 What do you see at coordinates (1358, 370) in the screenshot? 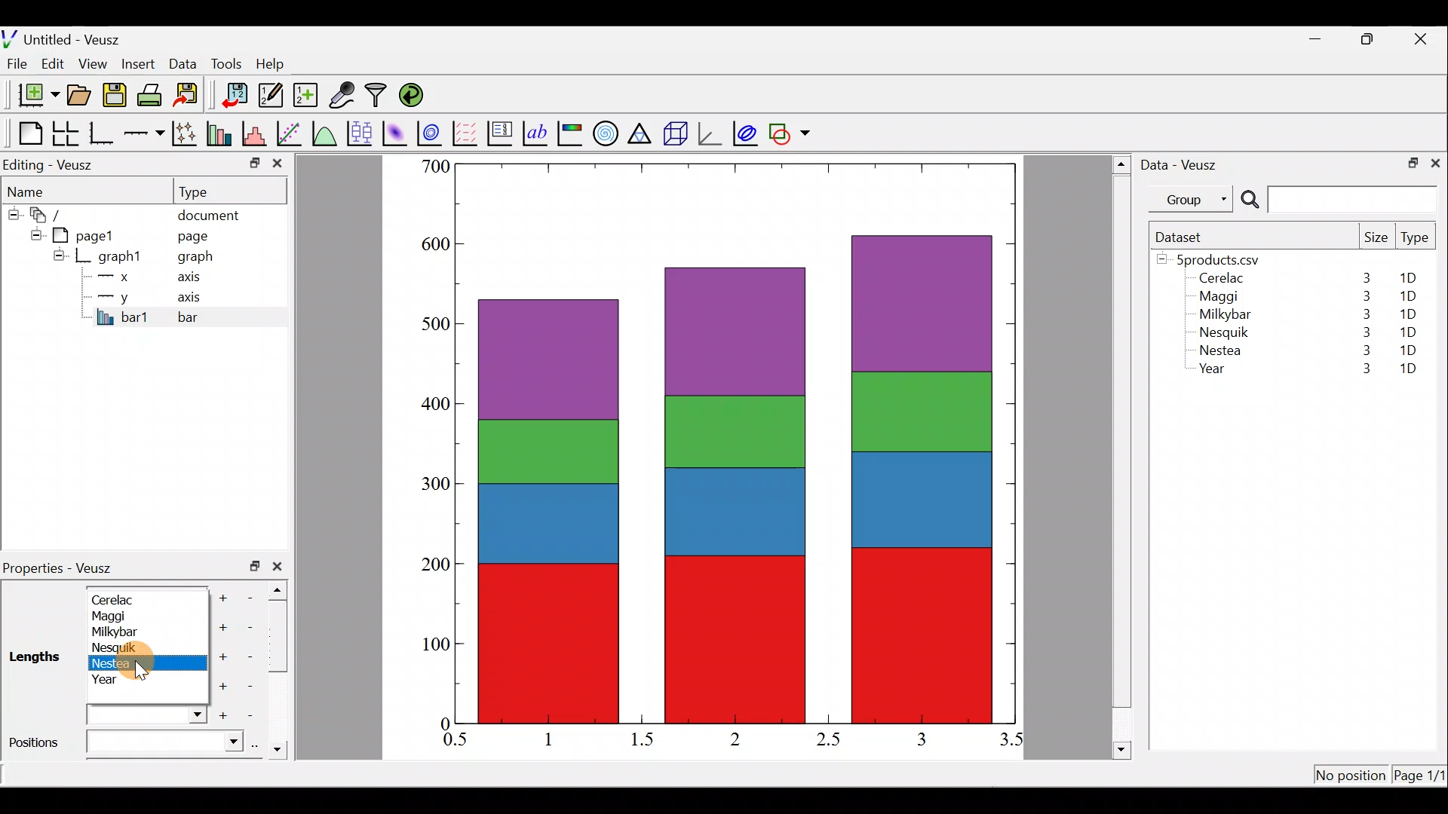
I see `3` at bounding box center [1358, 370].